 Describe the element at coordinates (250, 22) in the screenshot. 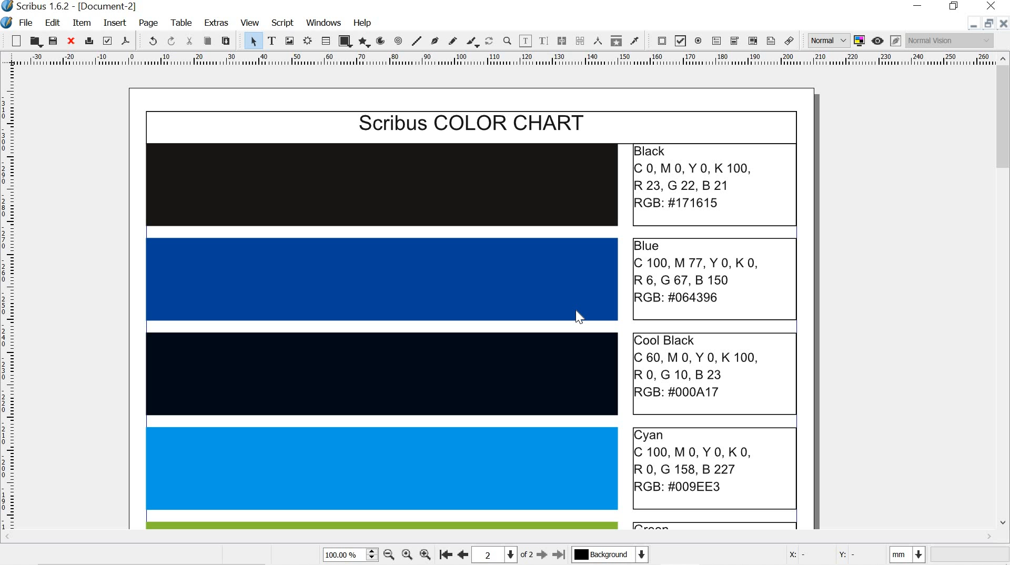

I see `view` at that location.